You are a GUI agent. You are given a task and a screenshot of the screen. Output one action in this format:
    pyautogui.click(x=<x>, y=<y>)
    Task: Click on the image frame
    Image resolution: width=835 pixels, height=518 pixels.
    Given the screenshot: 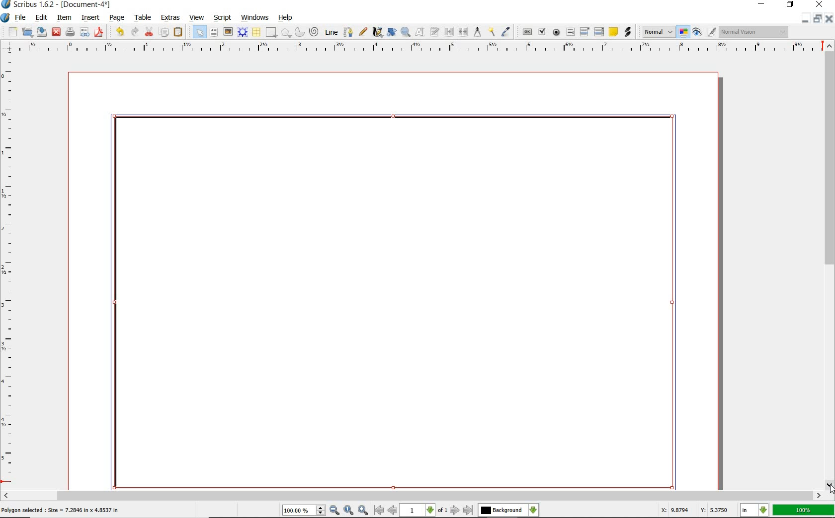 What is the action you would take?
    pyautogui.click(x=228, y=33)
    